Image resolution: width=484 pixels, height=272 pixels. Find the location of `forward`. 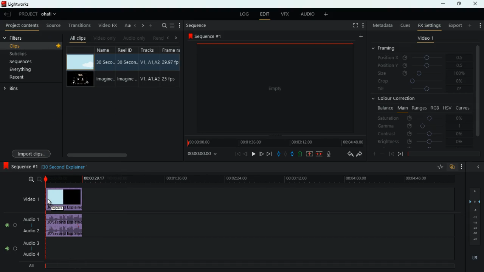

forward is located at coordinates (269, 154).